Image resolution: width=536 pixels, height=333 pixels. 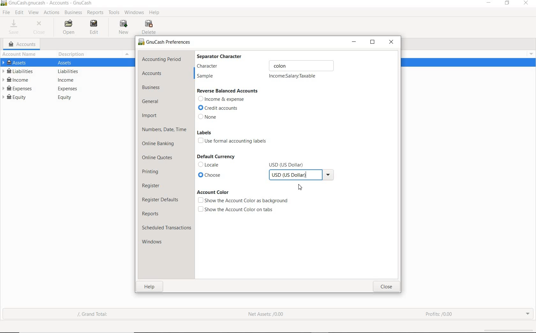 What do you see at coordinates (151, 171) in the screenshot?
I see `printing` at bounding box center [151, 171].